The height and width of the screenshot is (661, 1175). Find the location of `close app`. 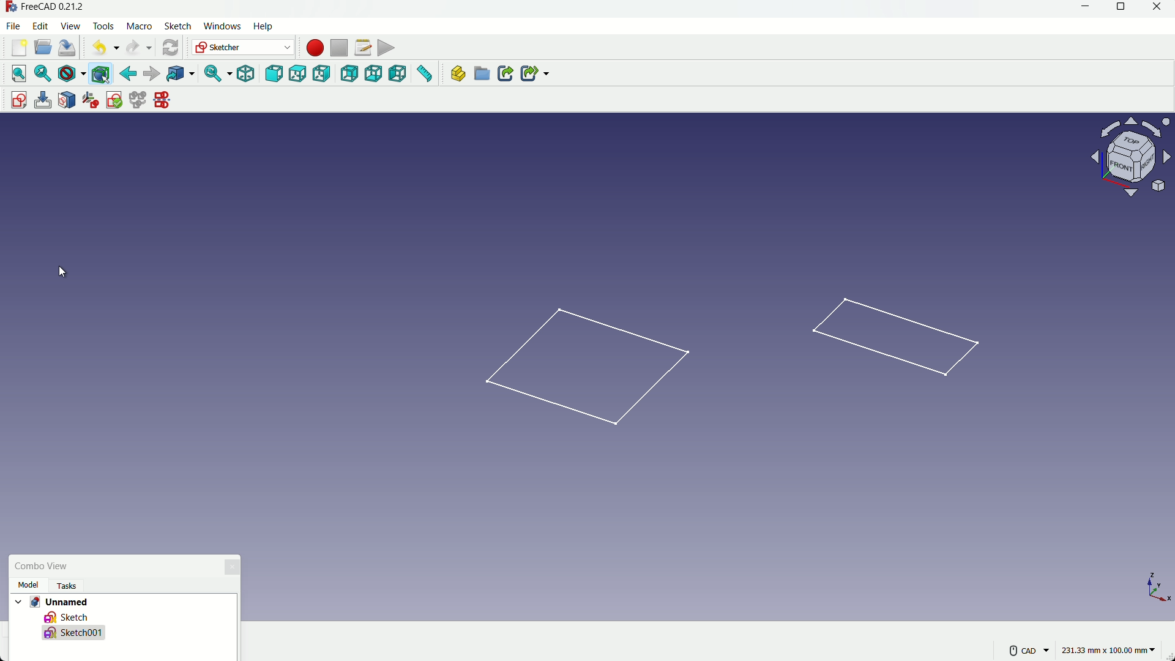

close app is located at coordinates (1161, 9).